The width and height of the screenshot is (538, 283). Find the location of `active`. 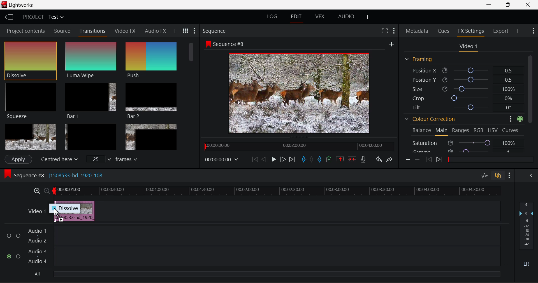

active is located at coordinates (520, 119).